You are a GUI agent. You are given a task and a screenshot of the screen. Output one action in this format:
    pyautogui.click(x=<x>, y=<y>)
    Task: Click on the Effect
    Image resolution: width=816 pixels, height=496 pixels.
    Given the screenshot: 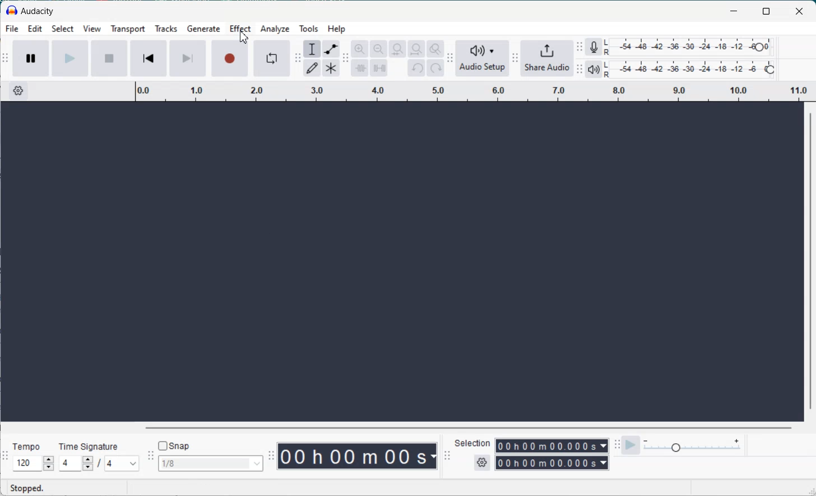 What is the action you would take?
    pyautogui.click(x=240, y=30)
    